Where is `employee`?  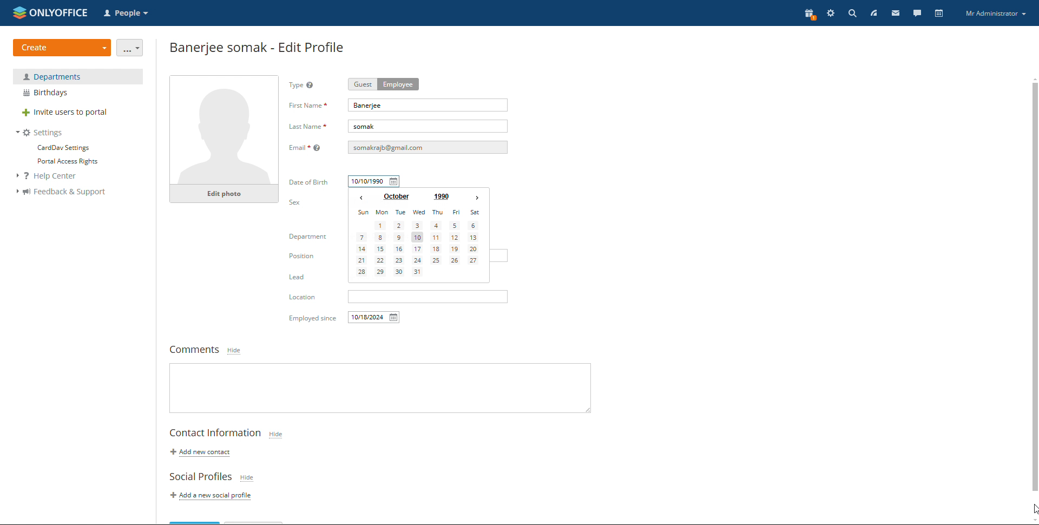
employee is located at coordinates (398, 84).